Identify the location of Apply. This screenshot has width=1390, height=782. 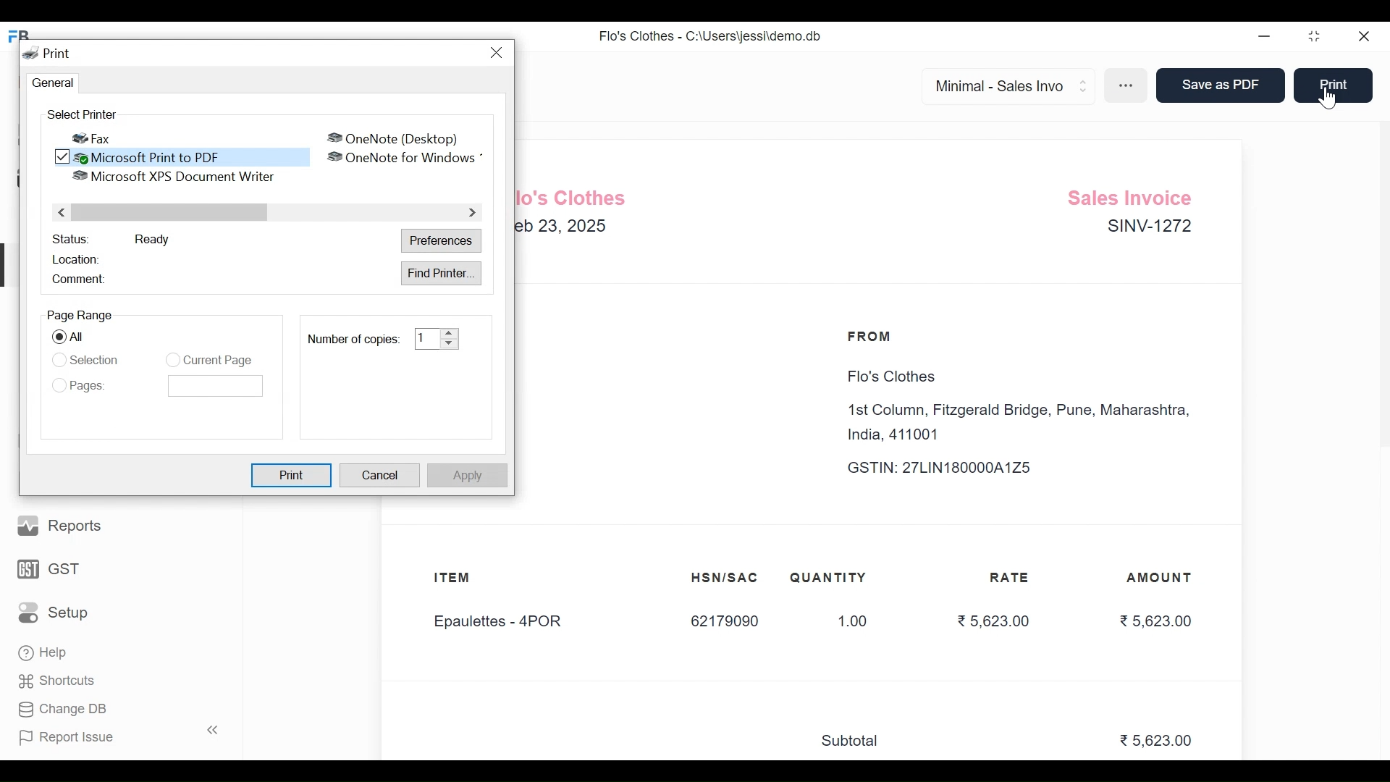
(466, 475).